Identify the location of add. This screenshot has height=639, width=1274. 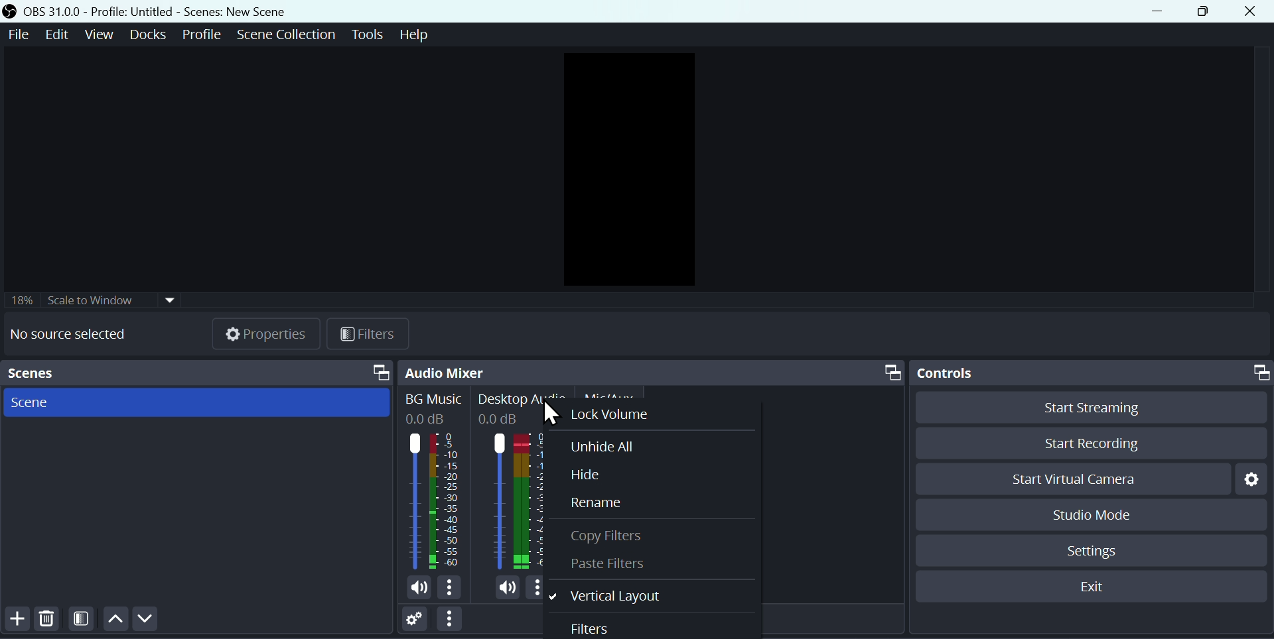
(16, 621).